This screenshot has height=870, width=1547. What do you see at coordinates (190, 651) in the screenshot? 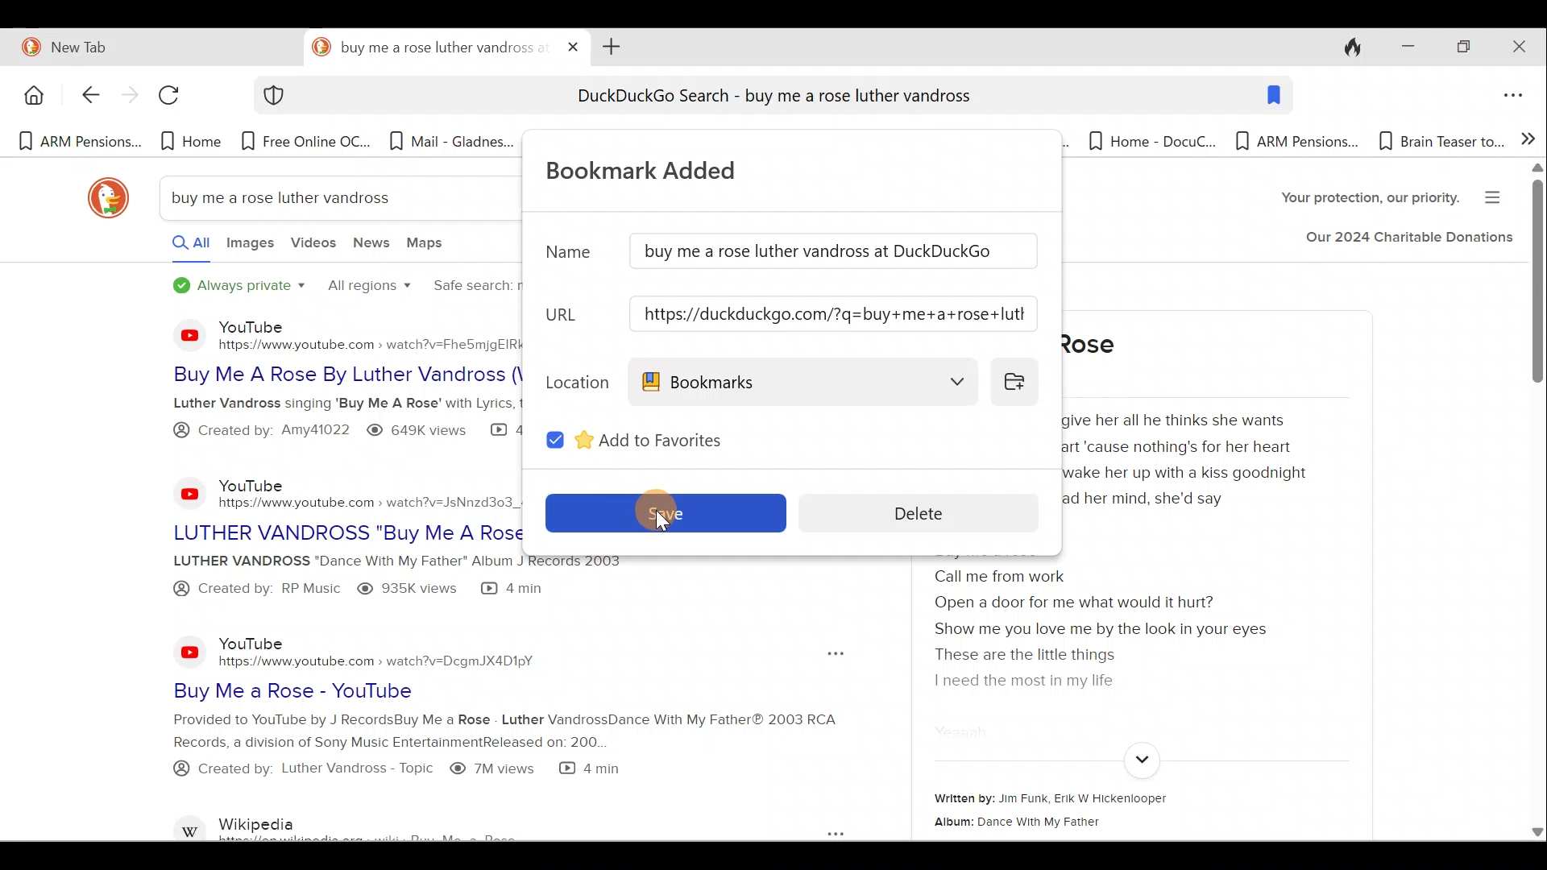
I see `YouTube logo` at bounding box center [190, 651].